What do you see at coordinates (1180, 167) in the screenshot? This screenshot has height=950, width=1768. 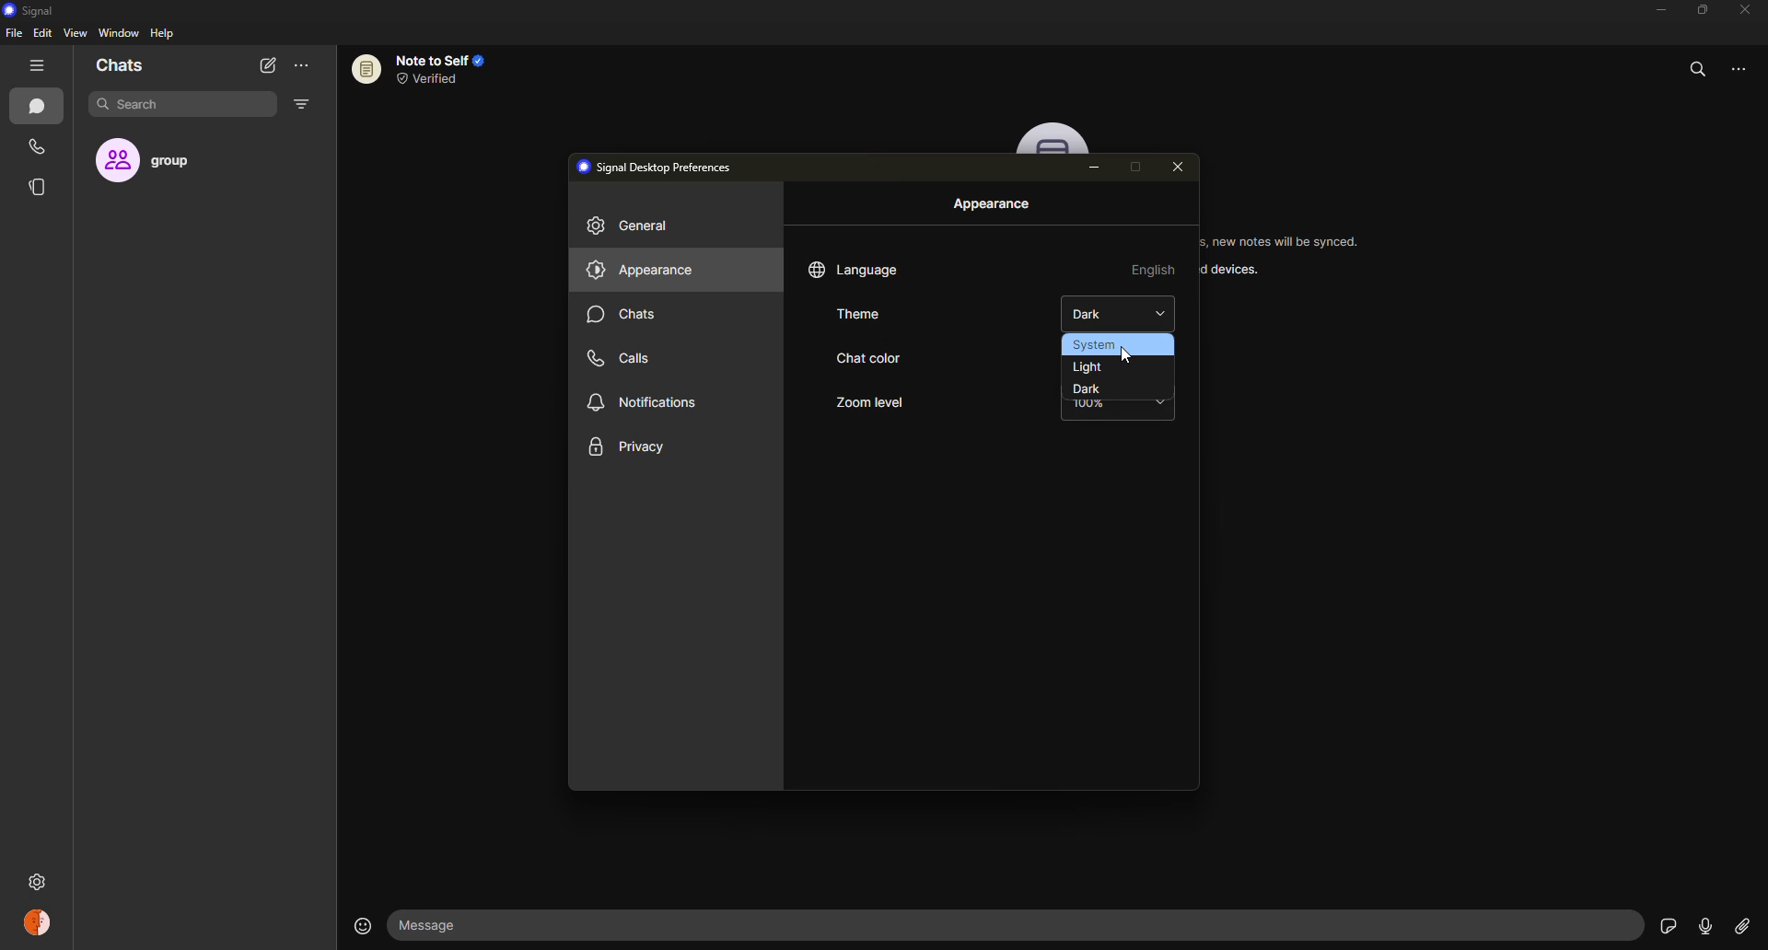 I see `close` at bounding box center [1180, 167].